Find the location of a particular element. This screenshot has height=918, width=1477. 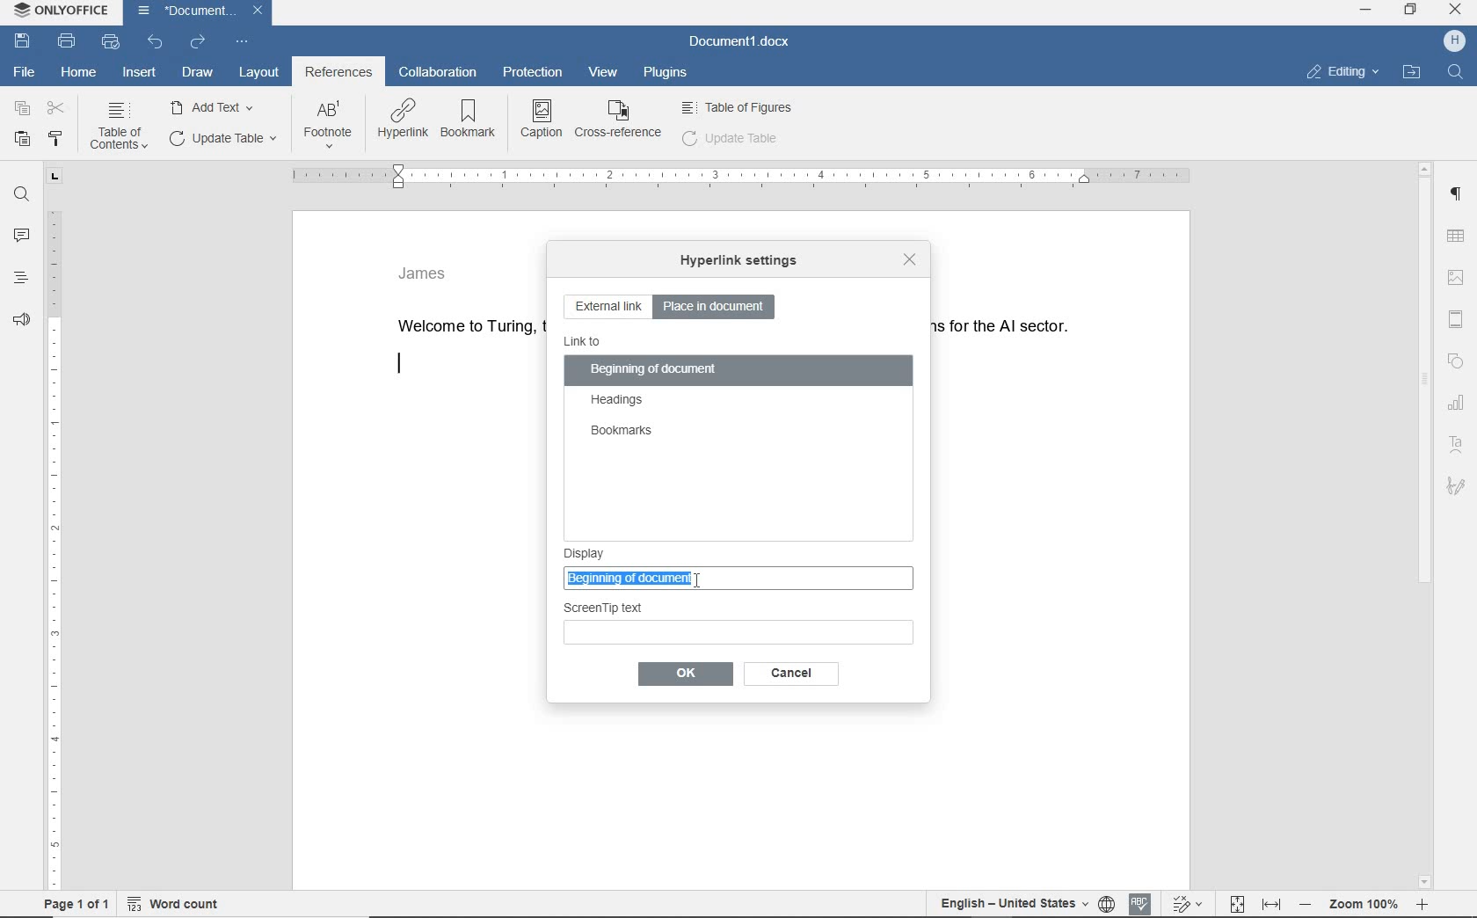

CROSS REFERENCE is located at coordinates (619, 119).